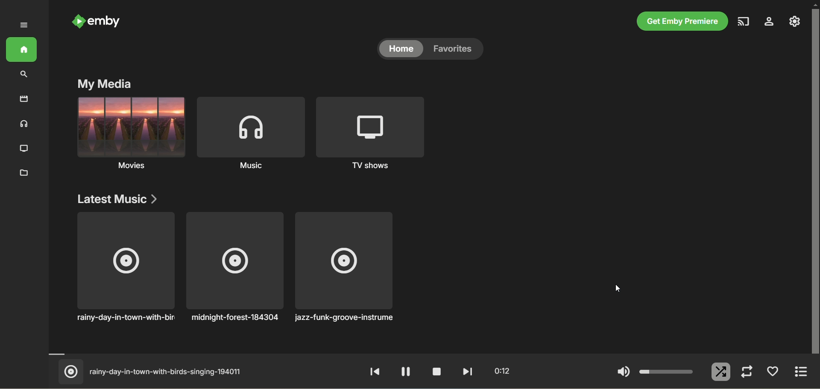 The image size is (820, 389). Describe the element at coordinates (128, 267) in the screenshot. I see `rainy-day-in-town-with-birds singing` at that location.